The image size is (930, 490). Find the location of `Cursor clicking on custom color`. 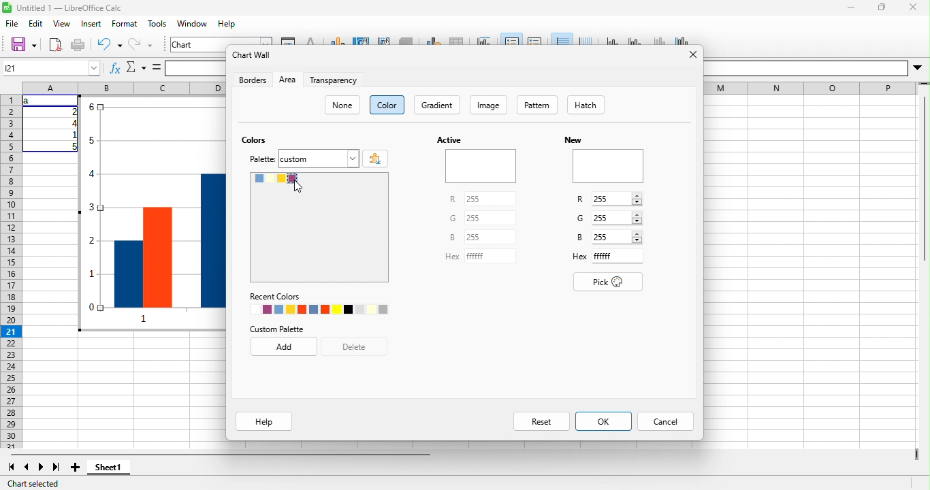

Cursor clicking on custom color is located at coordinates (298, 186).